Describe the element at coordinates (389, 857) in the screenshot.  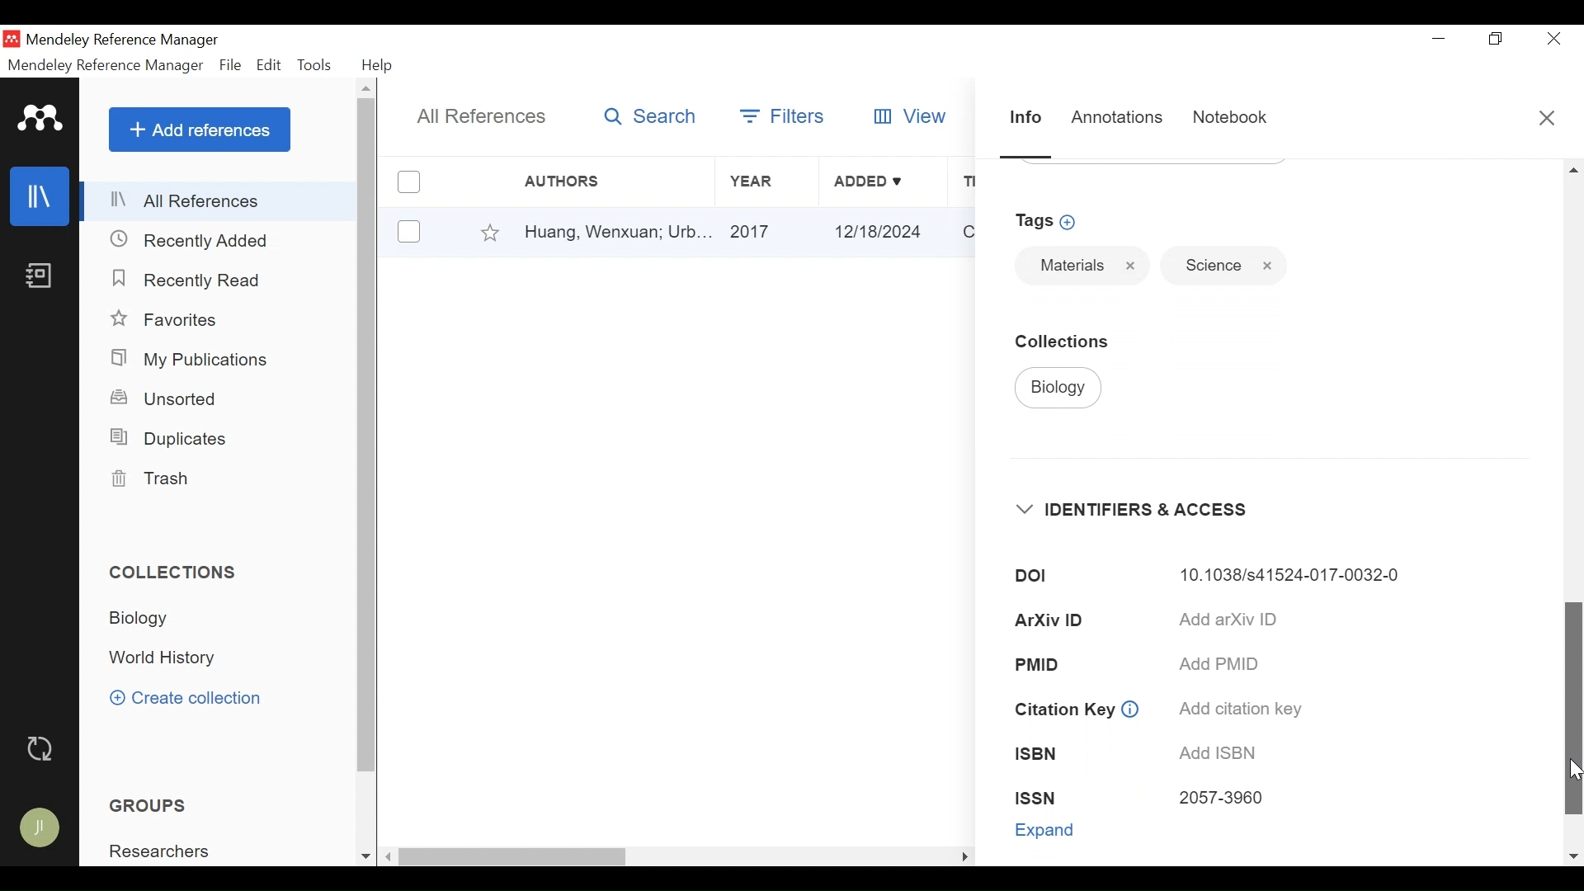
I see `Scroll Left` at that location.